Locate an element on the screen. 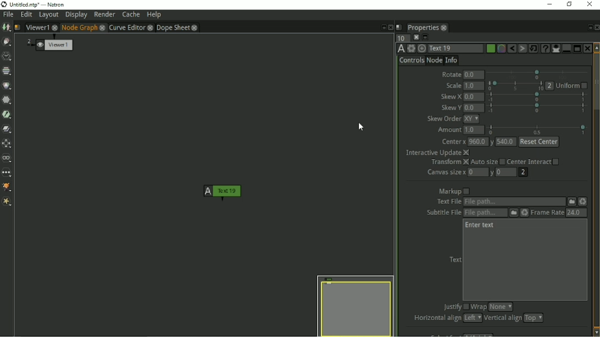  Choose color is located at coordinates (490, 48).